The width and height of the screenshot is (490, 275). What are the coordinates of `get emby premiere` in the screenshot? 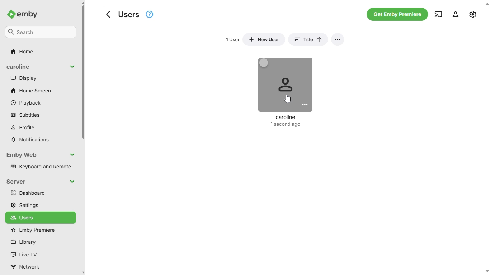 It's located at (398, 14).